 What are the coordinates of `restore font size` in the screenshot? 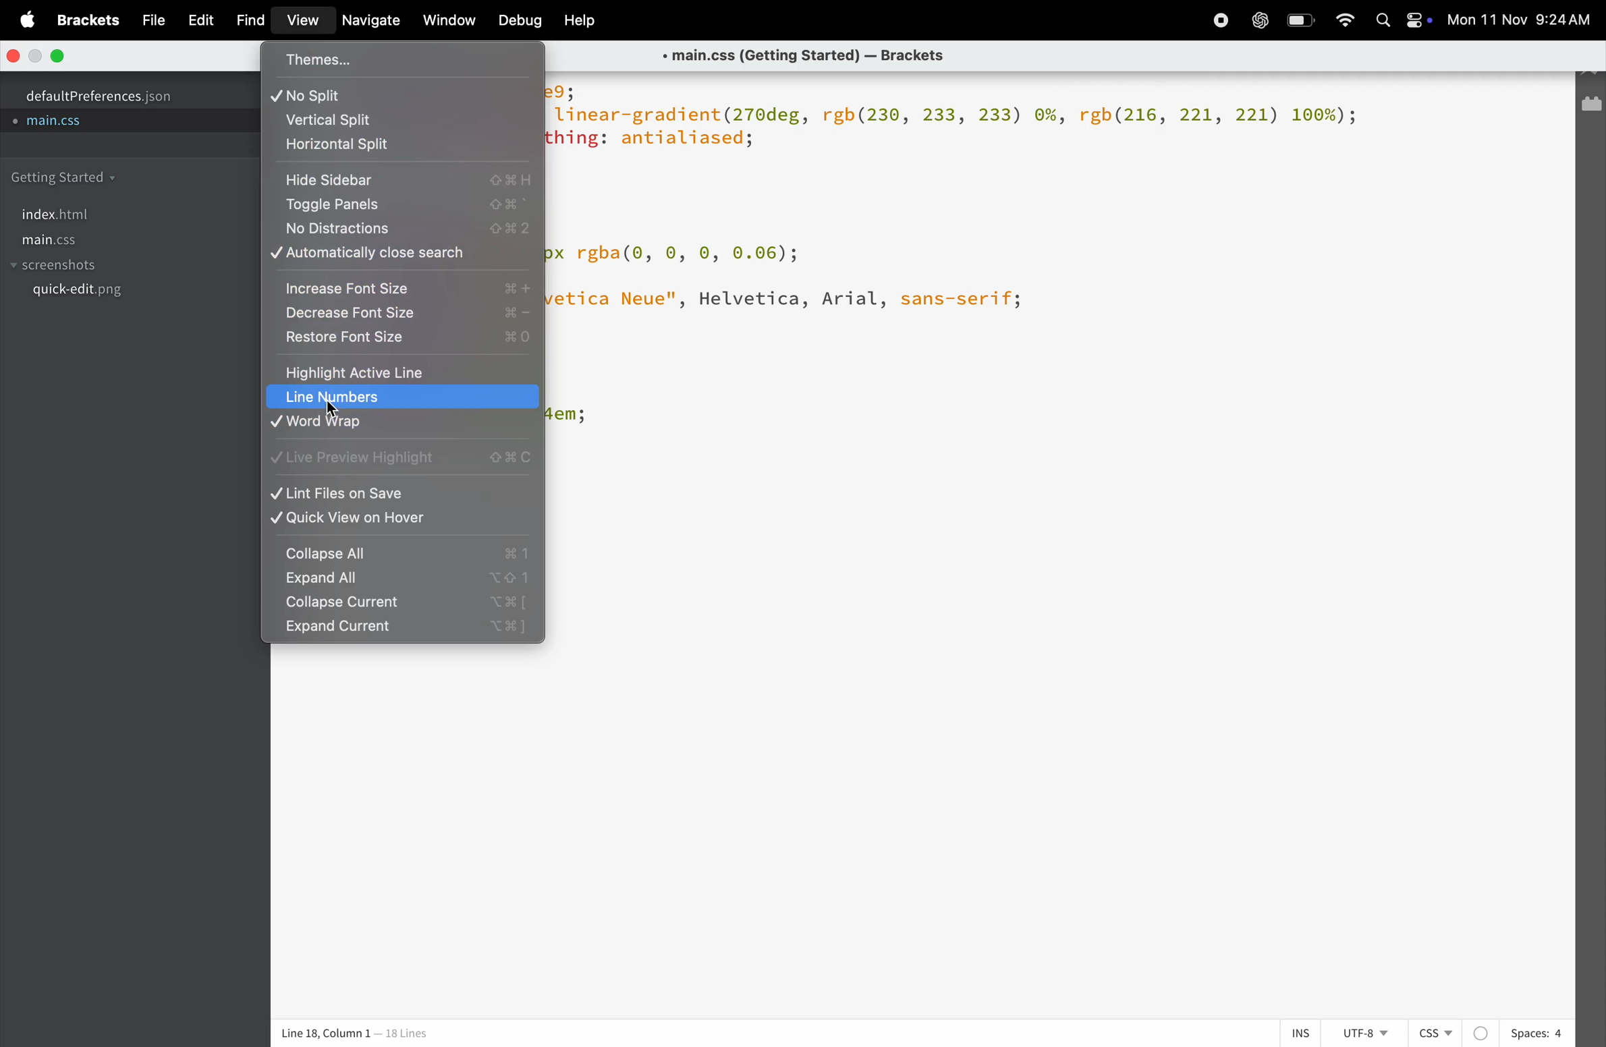 It's located at (405, 338).